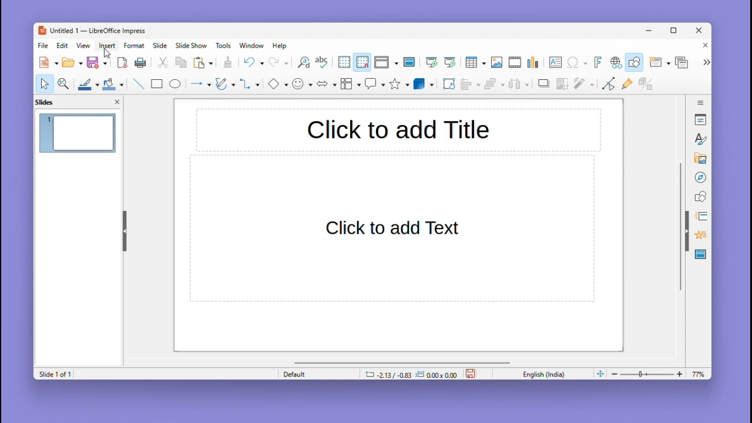 The height and width of the screenshot is (423, 752). Describe the element at coordinates (112, 84) in the screenshot. I see `Fill colour` at that location.